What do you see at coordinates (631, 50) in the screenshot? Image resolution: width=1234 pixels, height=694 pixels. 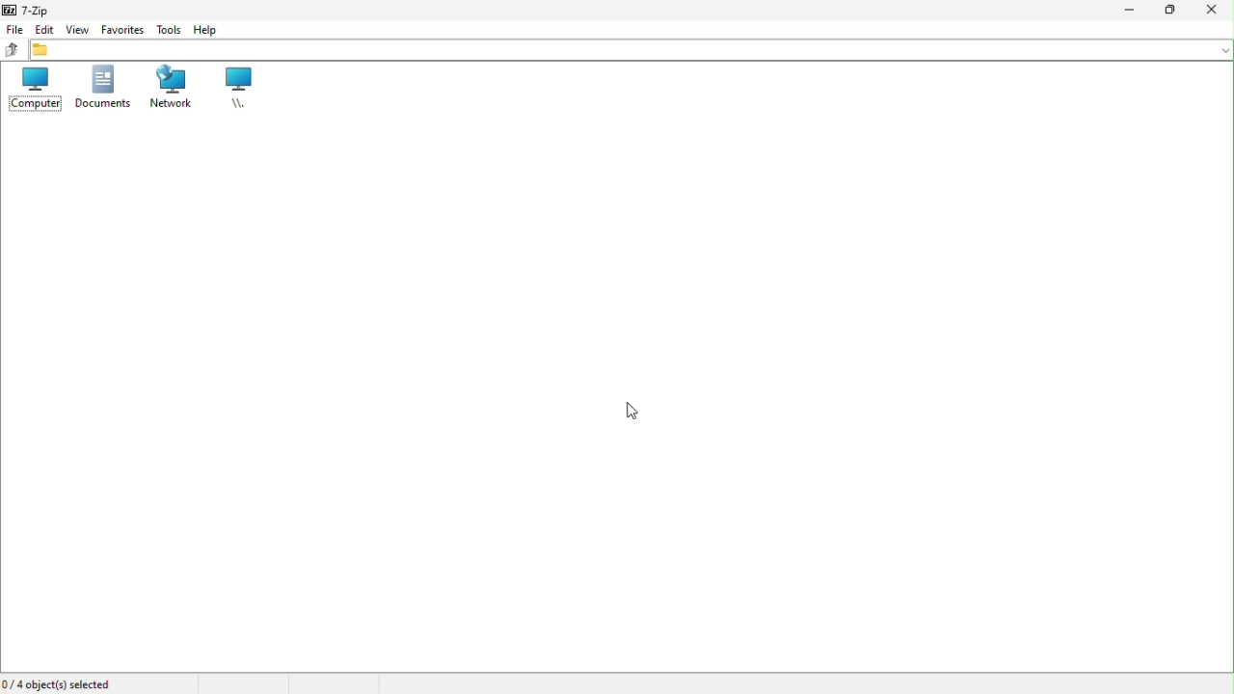 I see `File address bar` at bounding box center [631, 50].